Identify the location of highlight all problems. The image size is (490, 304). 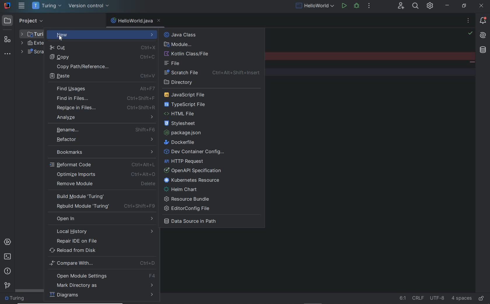
(470, 33).